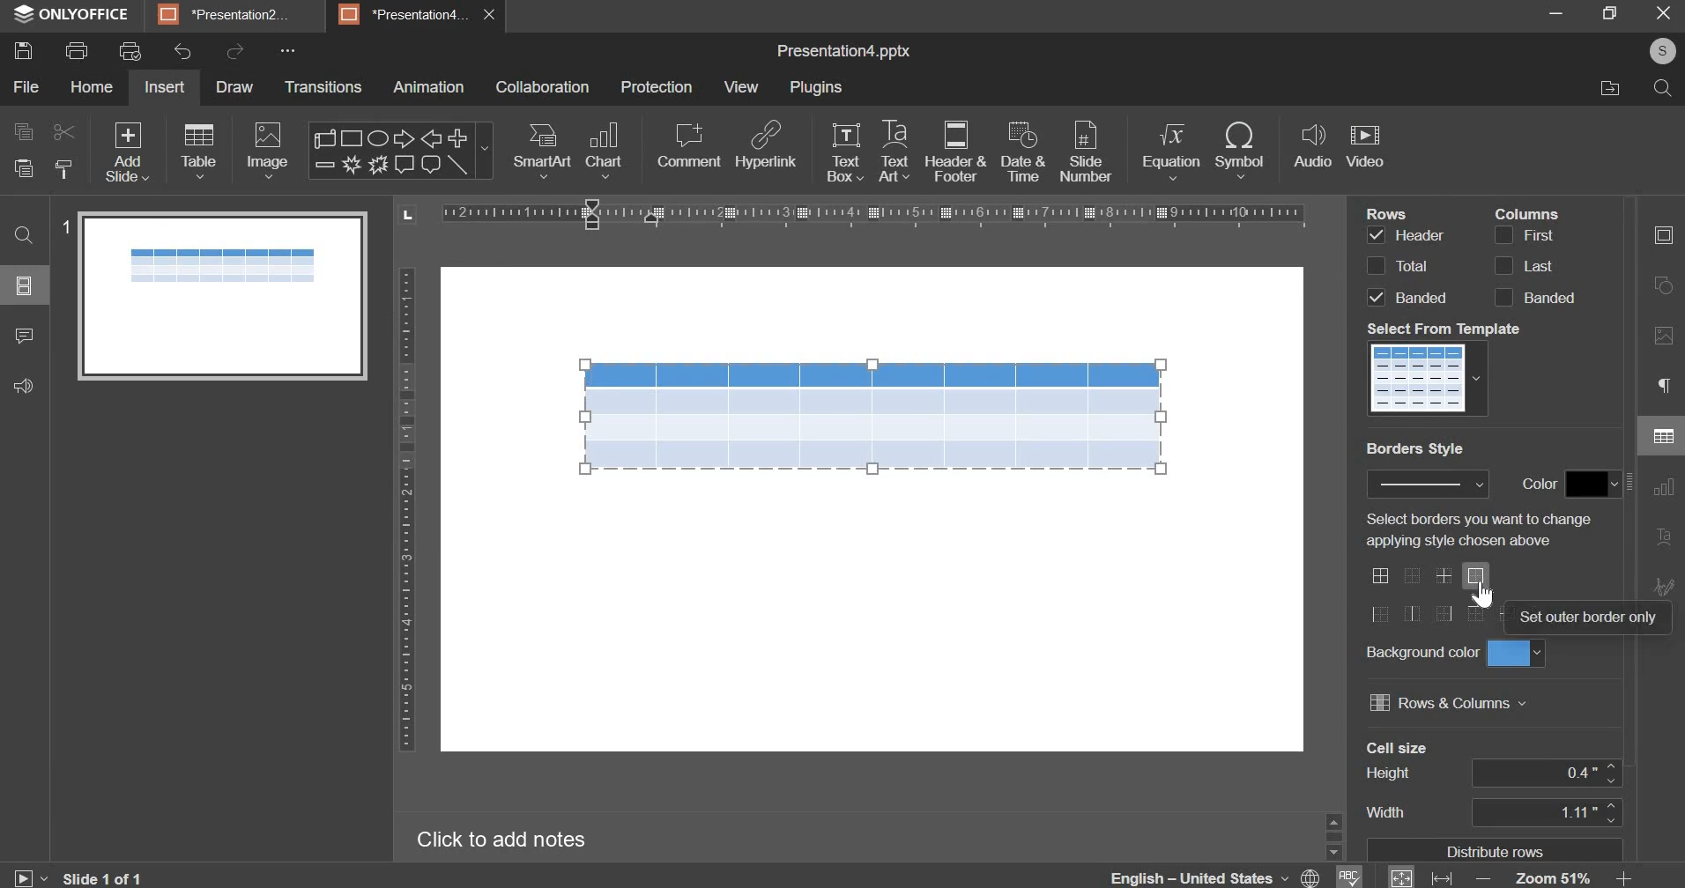 The image size is (1685, 888). What do you see at coordinates (429, 86) in the screenshot?
I see `animation` at bounding box center [429, 86].